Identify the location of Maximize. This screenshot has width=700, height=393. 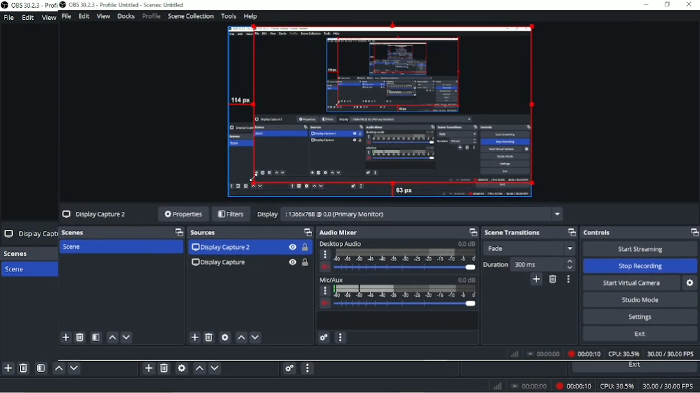
(572, 232).